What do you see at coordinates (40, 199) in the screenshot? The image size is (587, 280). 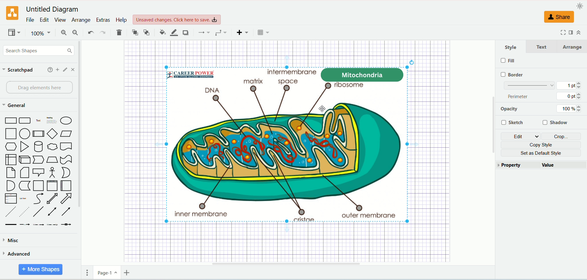 I see `Curves` at bounding box center [40, 199].